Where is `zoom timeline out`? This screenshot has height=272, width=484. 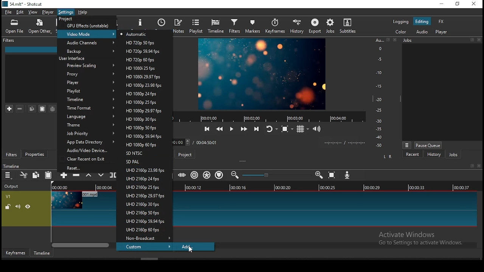 zoom timeline out is located at coordinates (320, 175).